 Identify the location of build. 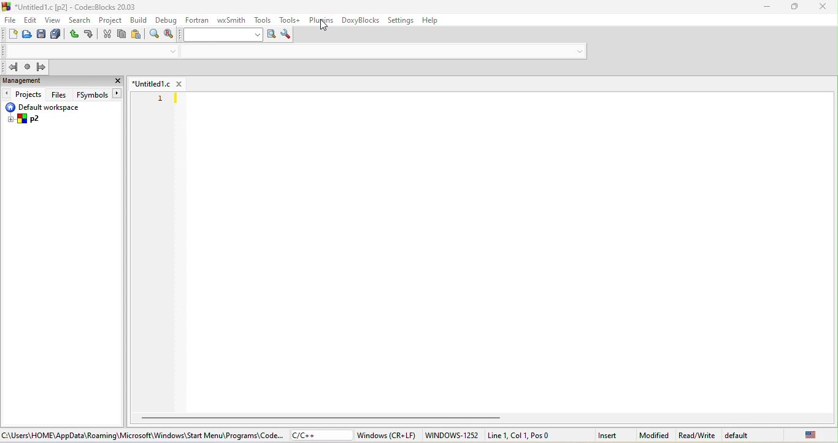
(139, 20).